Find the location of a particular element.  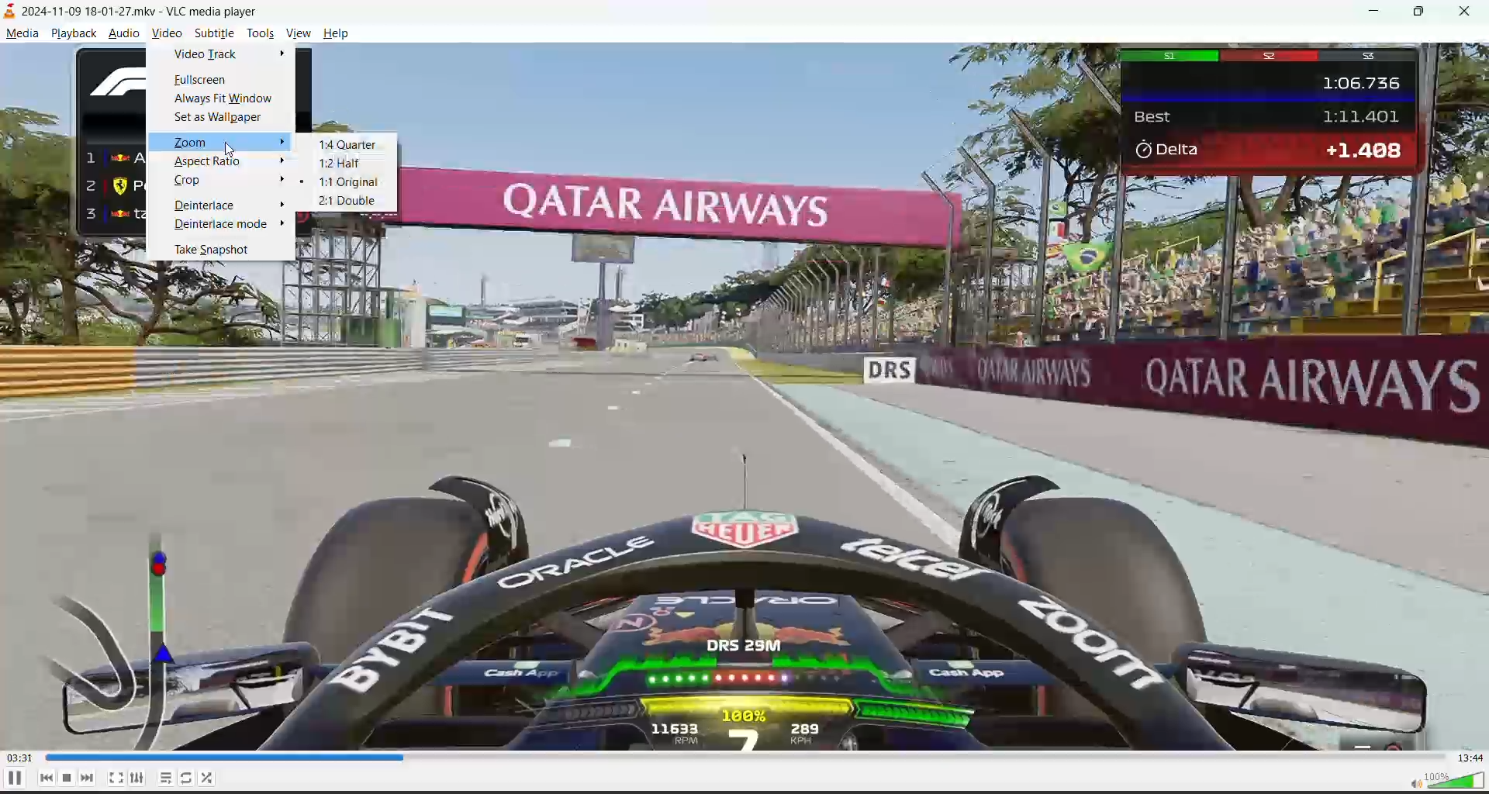

1:1 original is located at coordinates (348, 182).